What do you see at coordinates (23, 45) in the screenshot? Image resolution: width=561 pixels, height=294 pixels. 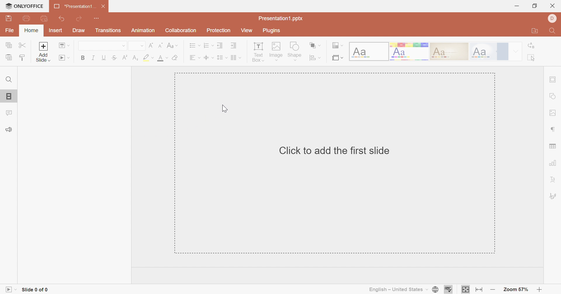 I see `Cut` at bounding box center [23, 45].